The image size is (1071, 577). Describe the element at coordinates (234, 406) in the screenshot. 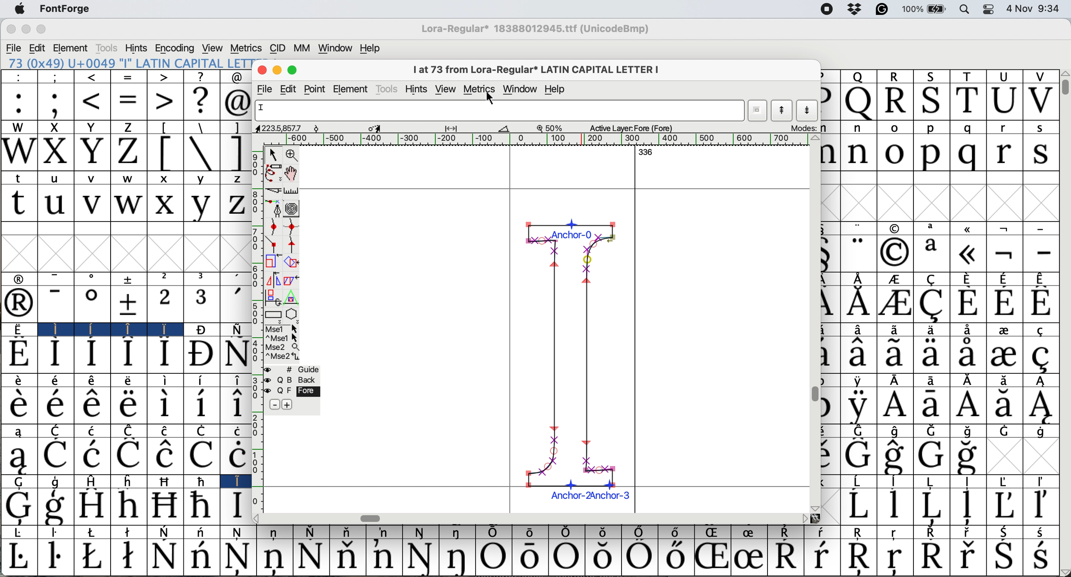

I see `Symbol` at that location.